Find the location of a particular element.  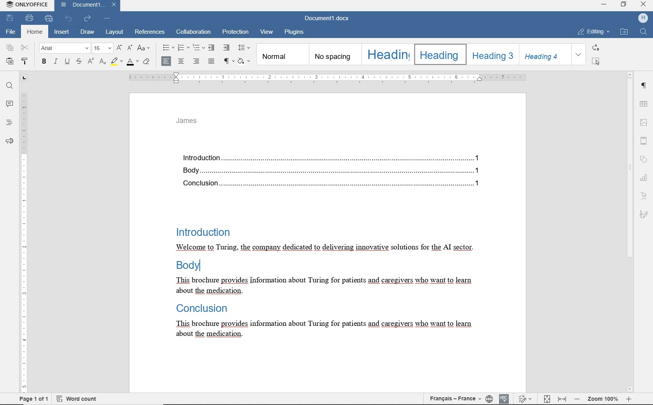

SCROLLBAR is located at coordinates (630, 232).